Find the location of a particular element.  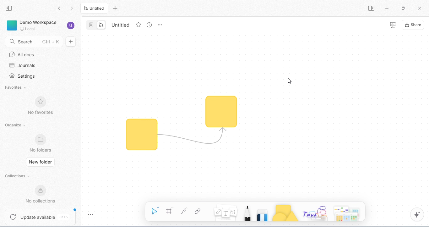

rename and more is located at coordinates (160, 25).